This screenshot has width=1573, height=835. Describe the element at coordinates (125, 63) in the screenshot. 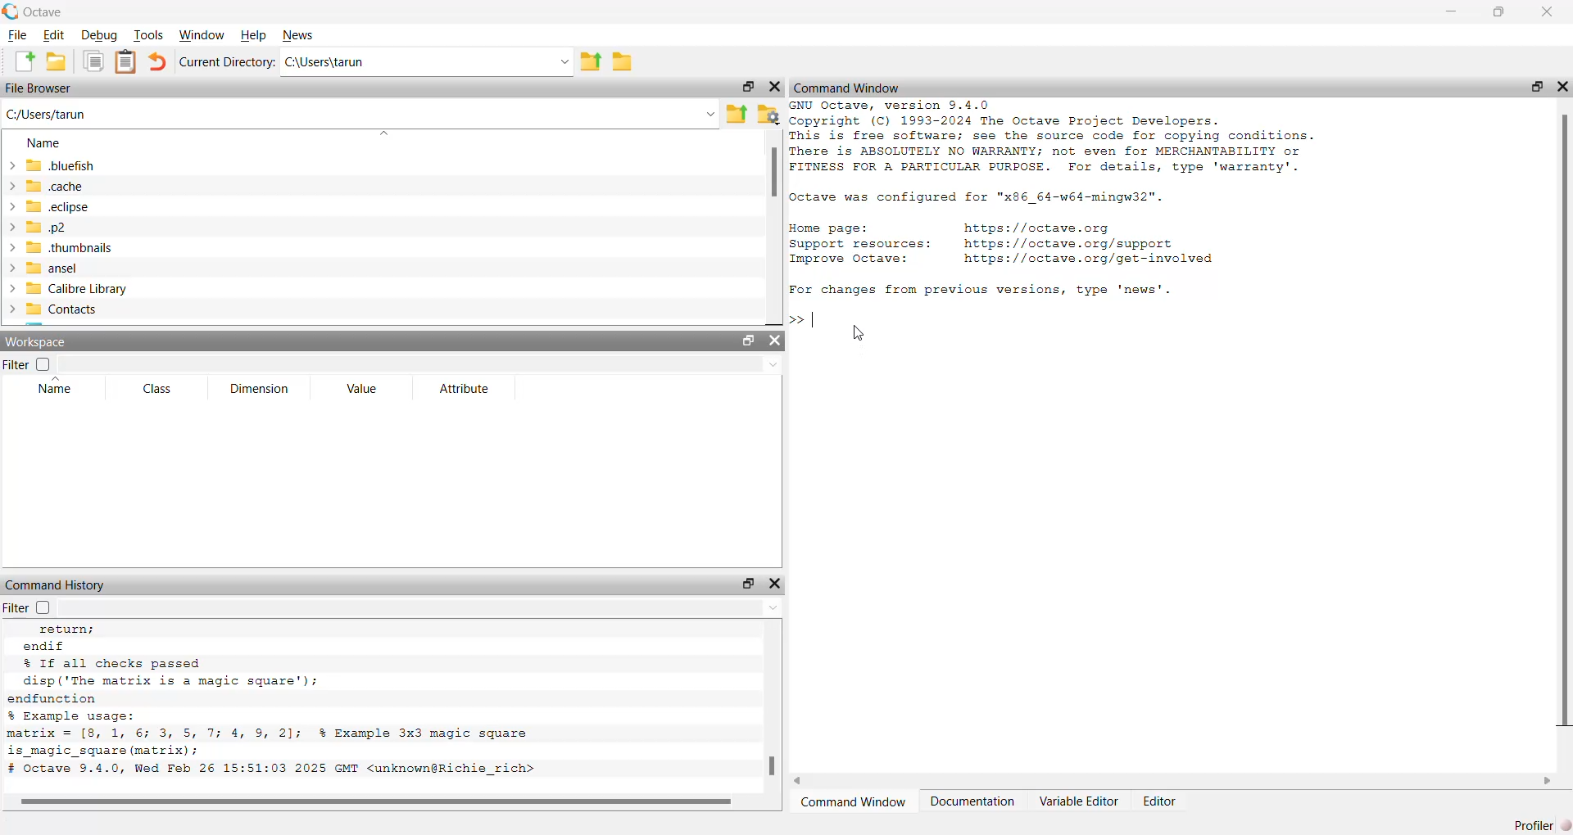

I see `Clipboard` at that location.